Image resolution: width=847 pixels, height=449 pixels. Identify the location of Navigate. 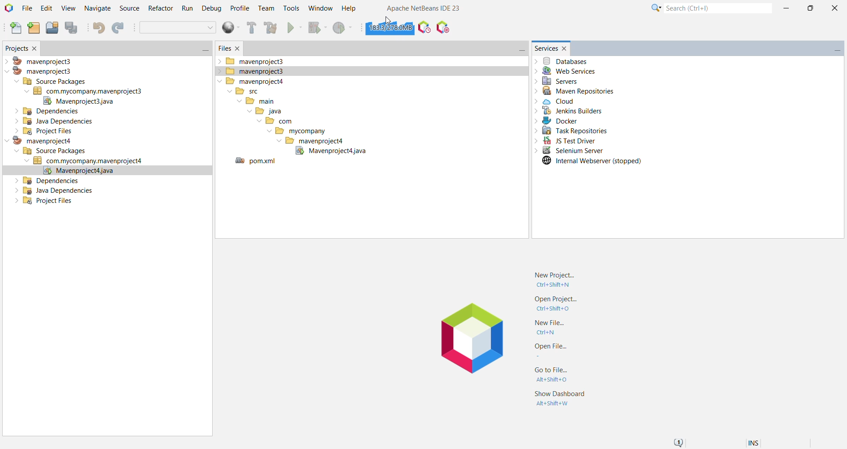
(97, 9).